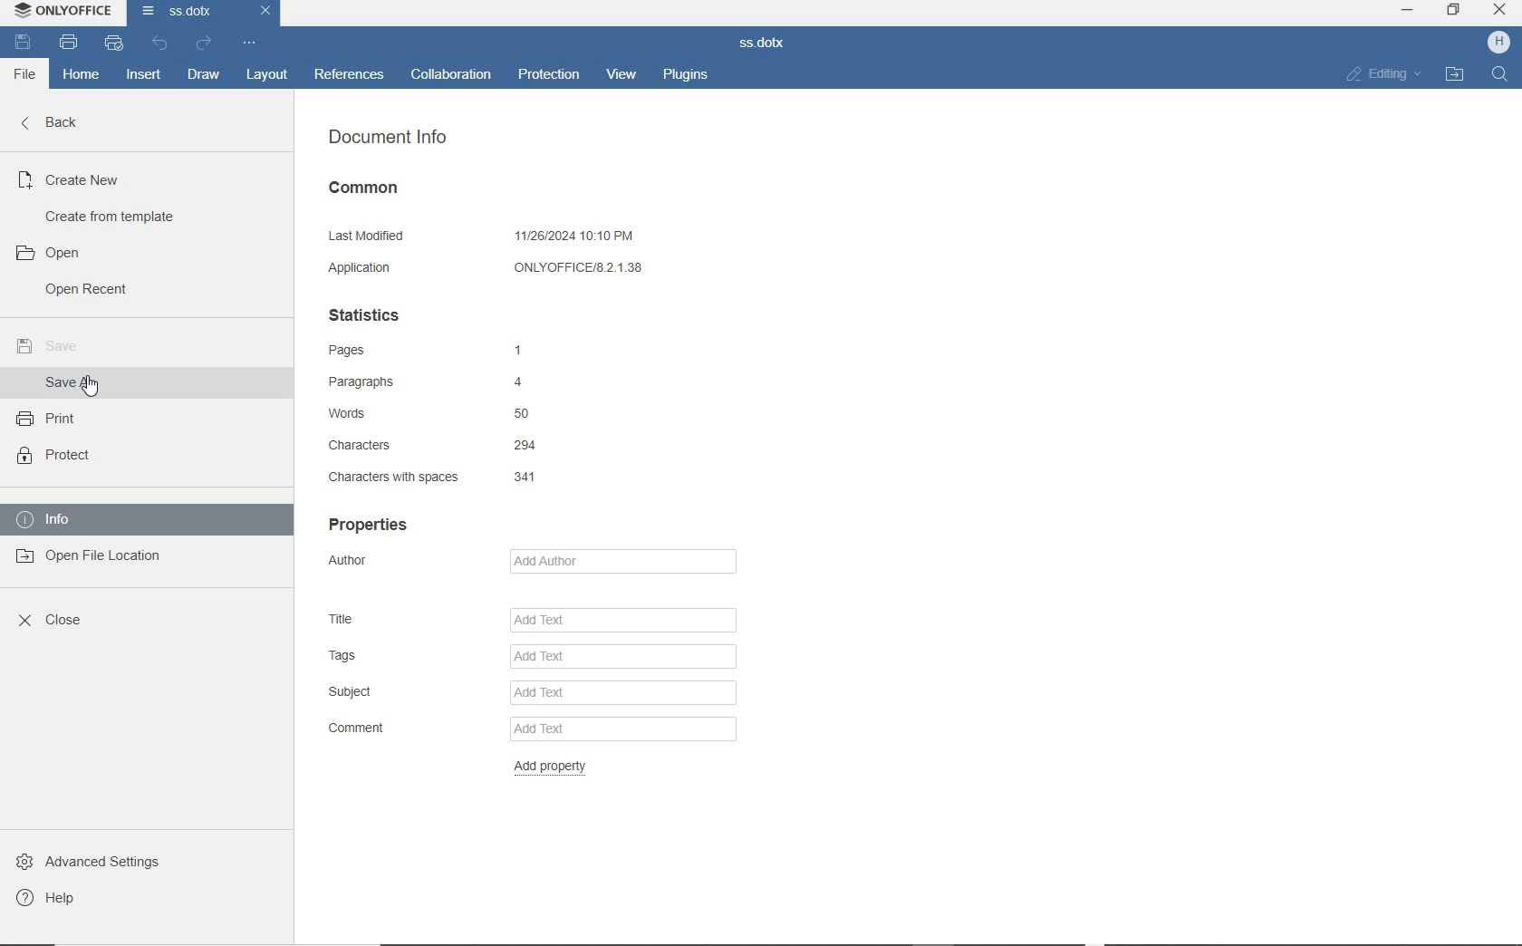 This screenshot has width=1522, height=946. I want to click on close, so click(267, 11).